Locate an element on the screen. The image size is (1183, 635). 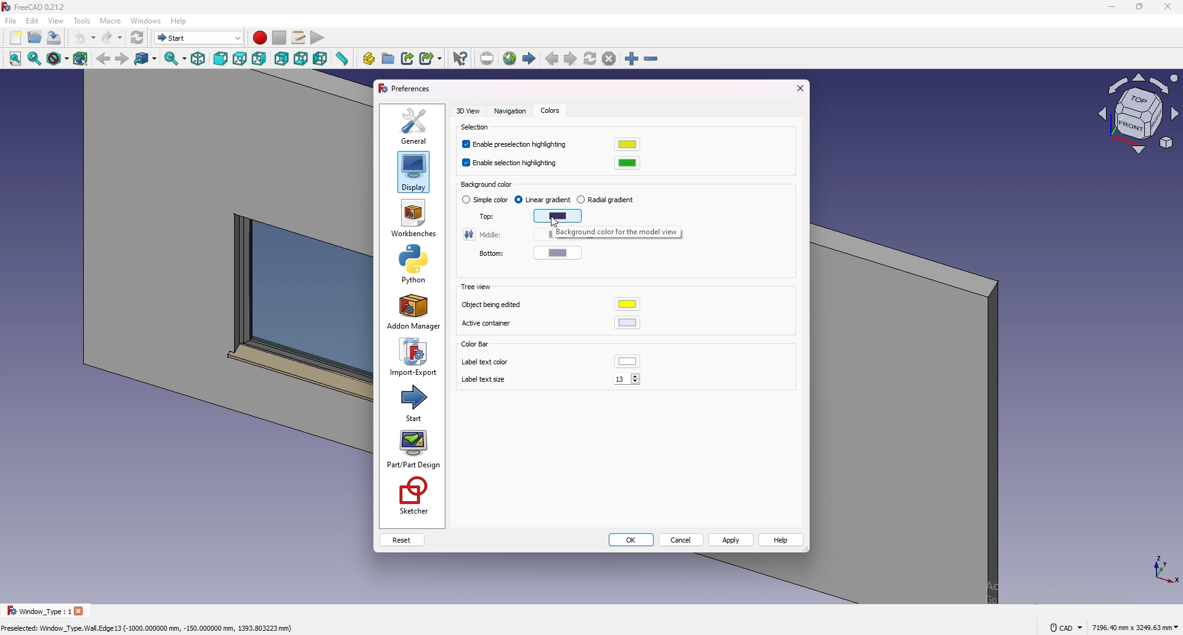
python is located at coordinates (412, 264).